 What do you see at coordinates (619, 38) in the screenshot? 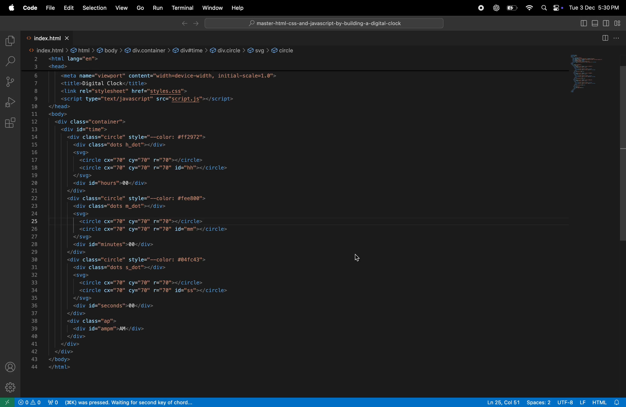
I see `More actions` at bounding box center [619, 38].